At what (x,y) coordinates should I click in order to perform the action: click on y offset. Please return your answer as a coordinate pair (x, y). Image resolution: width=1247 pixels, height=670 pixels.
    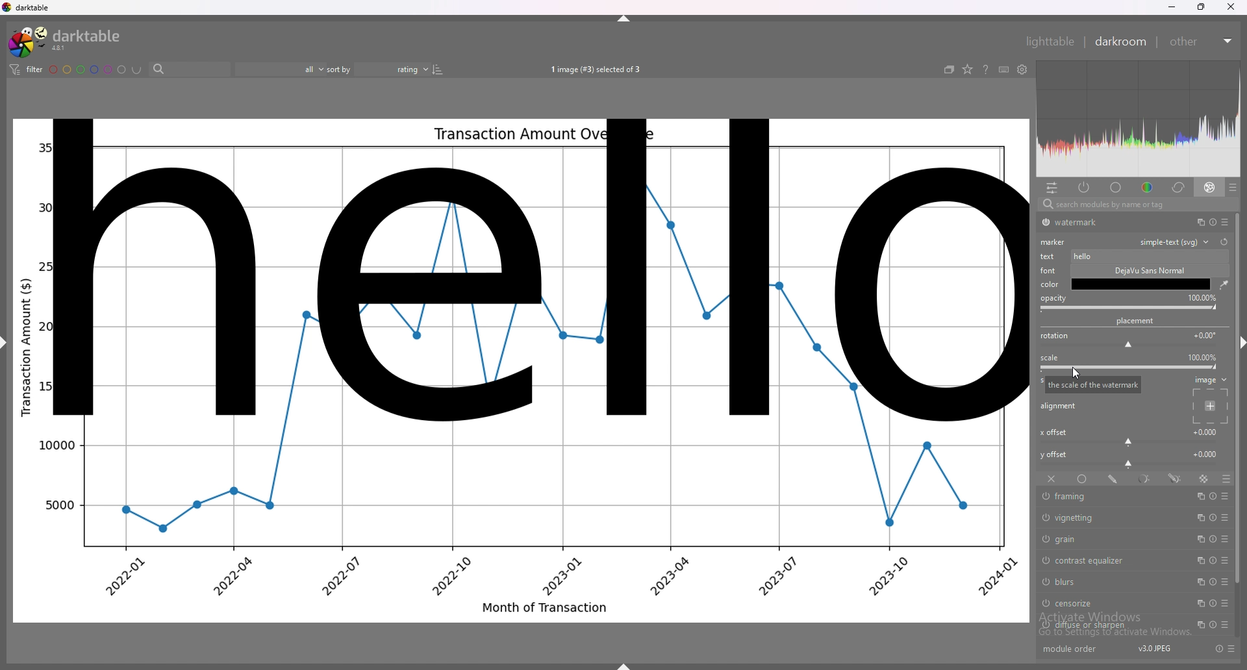
    Looking at the image, I should click on (1206, 453).